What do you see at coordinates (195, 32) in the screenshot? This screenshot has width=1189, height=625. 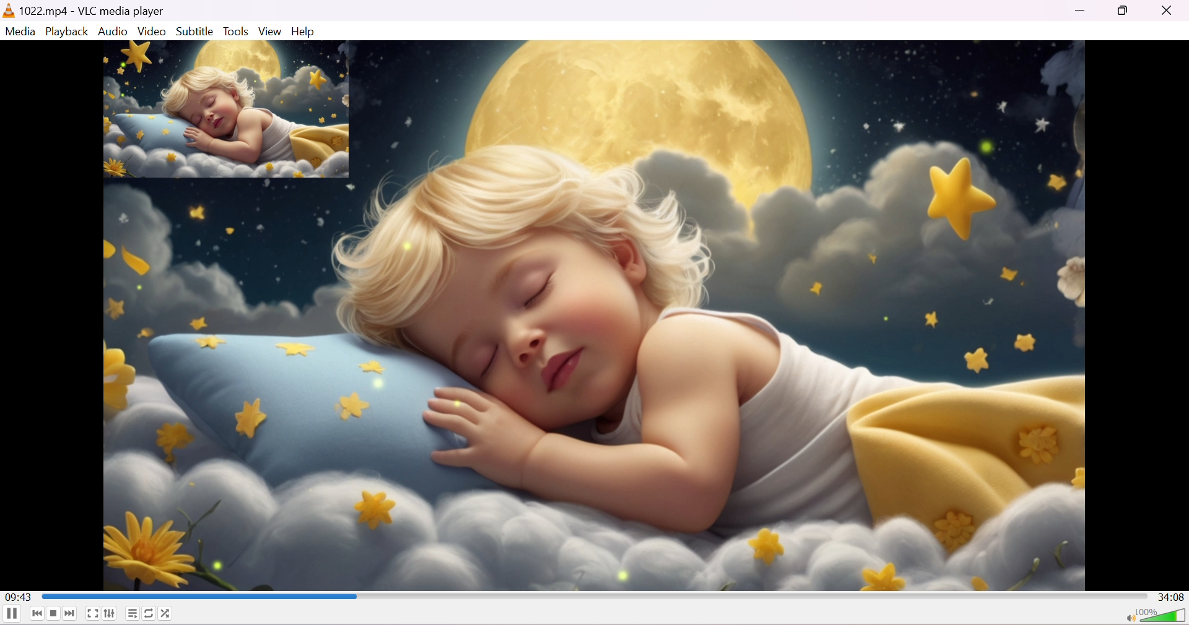 I see `Subtitles` at bounding box center [195, 32].